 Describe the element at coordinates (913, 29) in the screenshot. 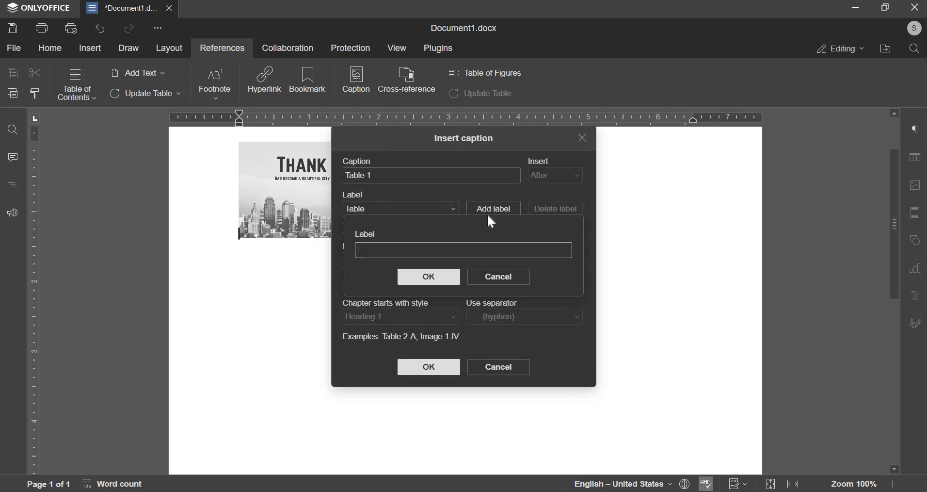

I see `profile` at that location.